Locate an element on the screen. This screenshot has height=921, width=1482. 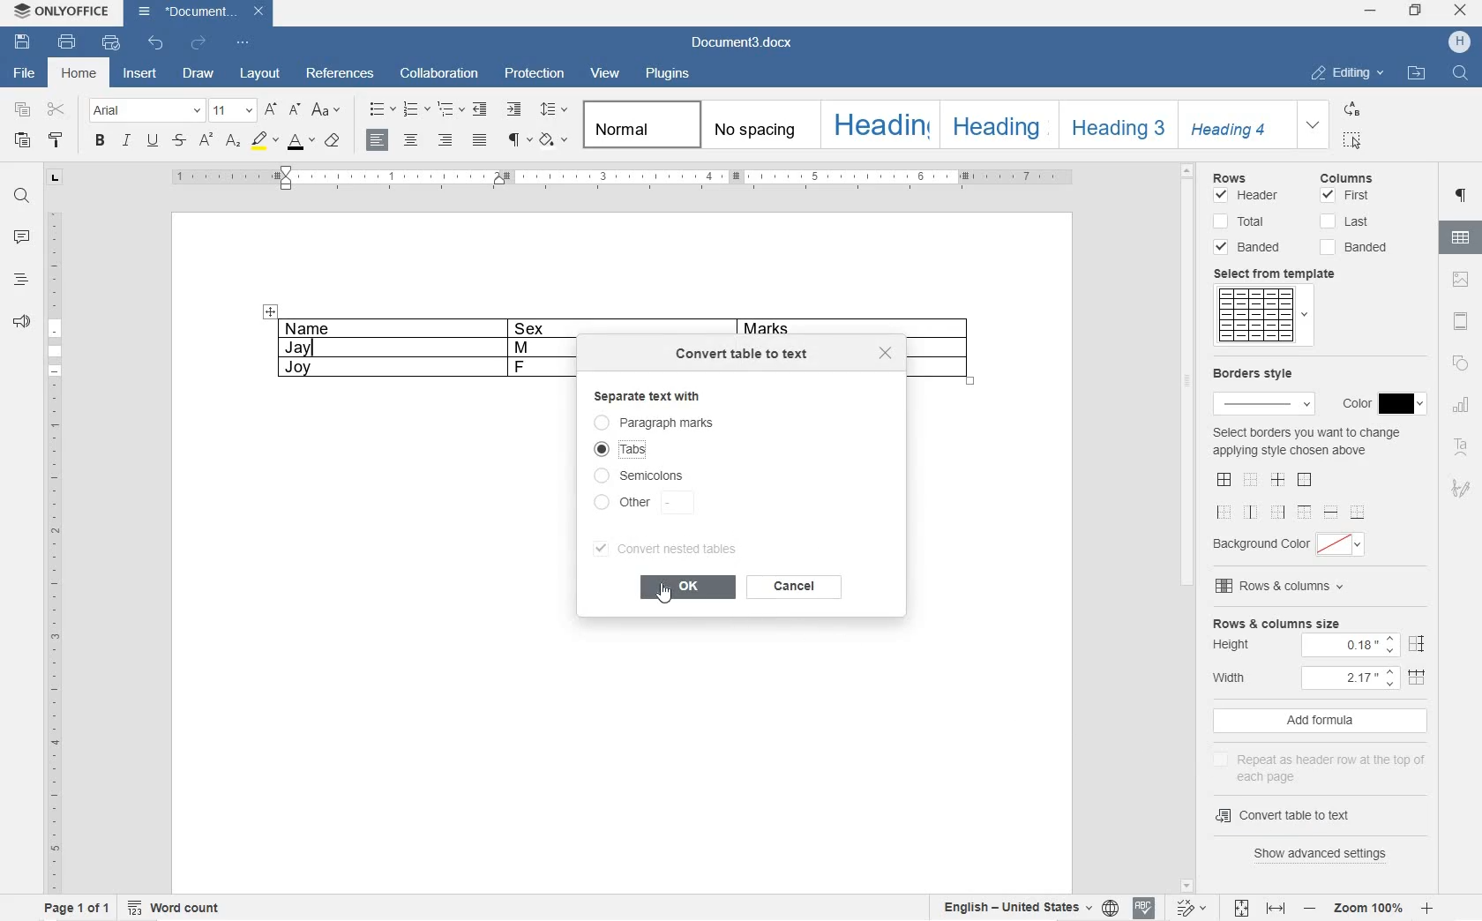
MINIMIZE is located at coordinates (1371, 9).